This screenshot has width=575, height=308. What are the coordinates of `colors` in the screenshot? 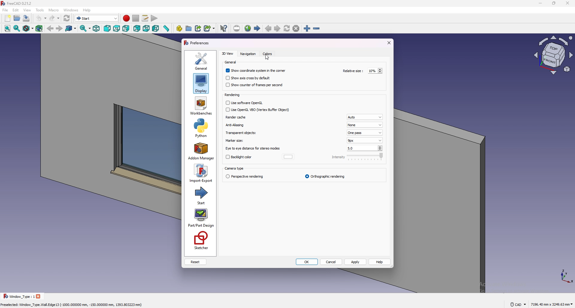 It's located at (267, 54).